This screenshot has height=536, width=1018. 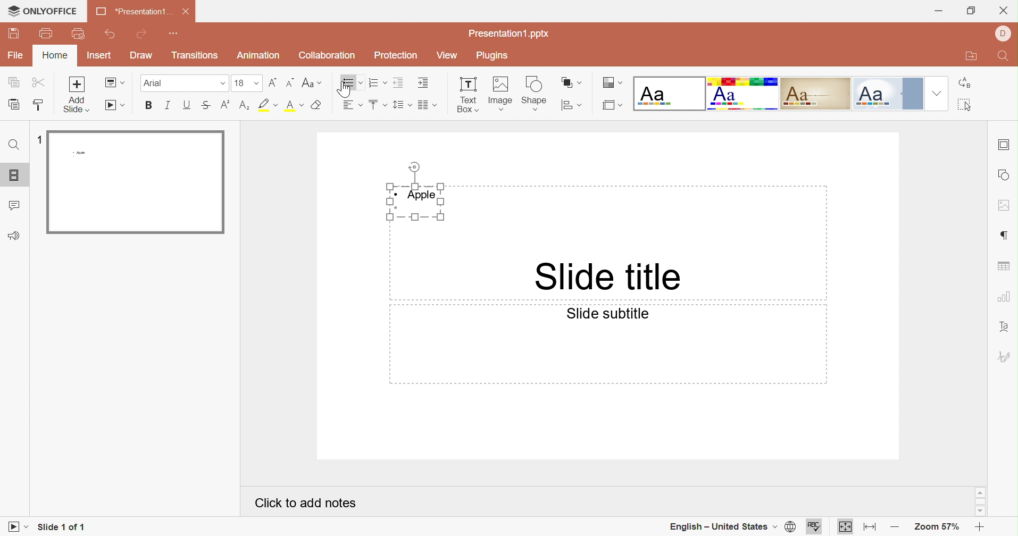 What do you see at coordinates (464, 96) in the screenshot?
I see `Text Box` at bounding box center [464, 96].